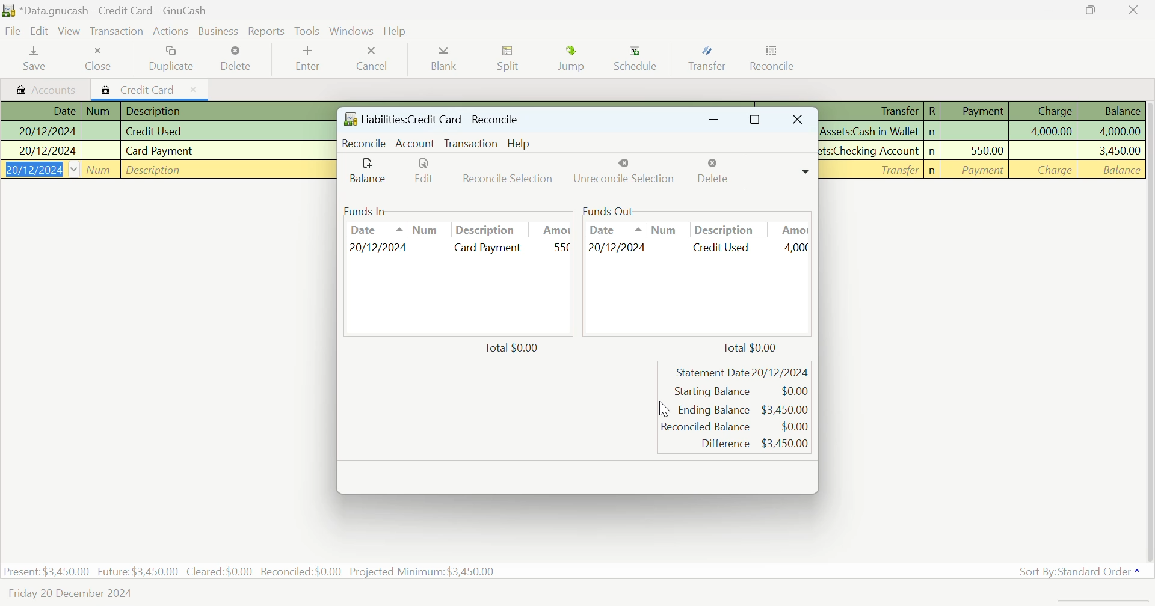 Image resolution: width=1155 pixels, height=606 pixels. Describe the element at coordinates (470, 143) in the screenshot. I see `Transaction` at that location.